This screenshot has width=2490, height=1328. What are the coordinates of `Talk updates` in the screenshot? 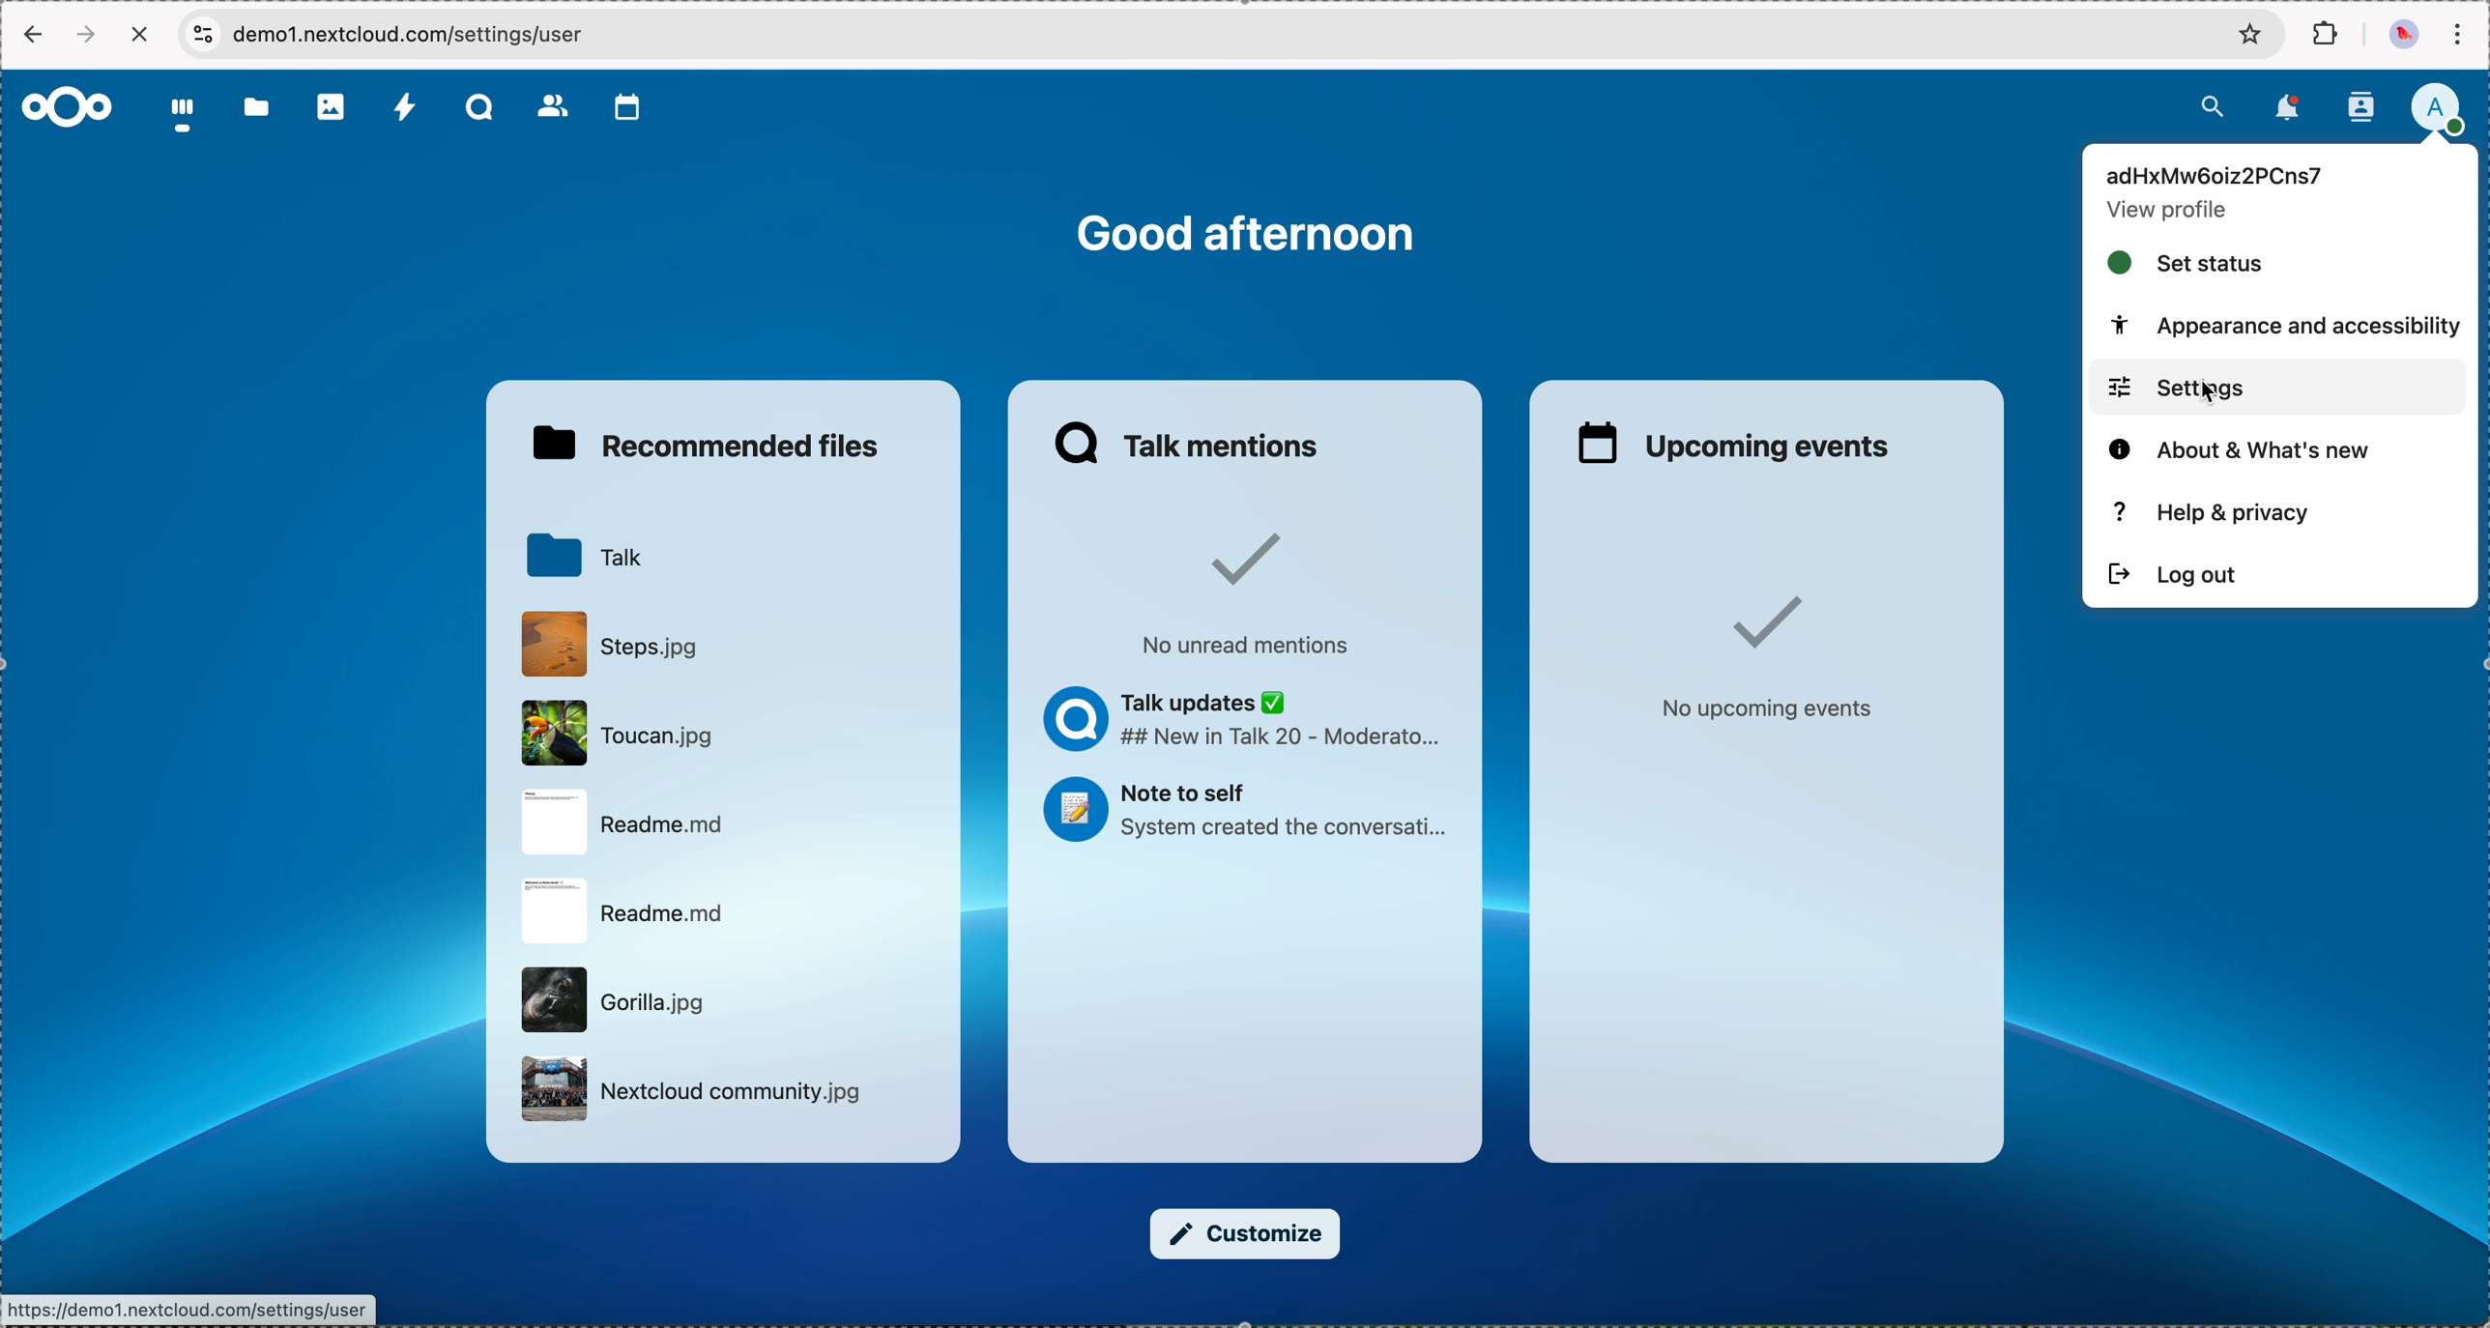 It's located at (1246, 723).